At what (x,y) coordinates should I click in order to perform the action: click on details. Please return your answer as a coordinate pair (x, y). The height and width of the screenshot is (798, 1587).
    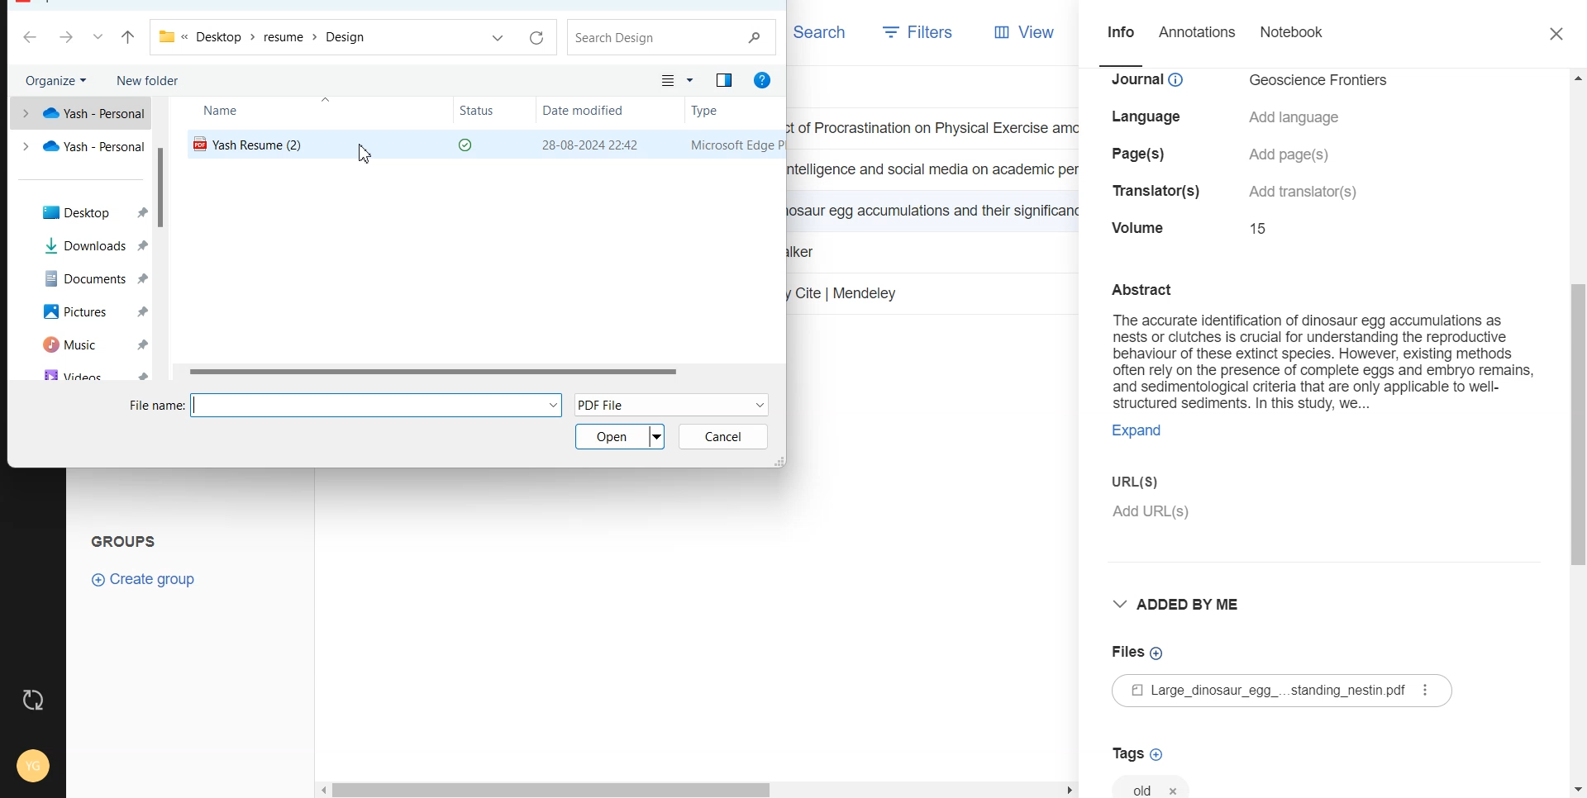
    Looking at the image, I should click on (1141, 227).